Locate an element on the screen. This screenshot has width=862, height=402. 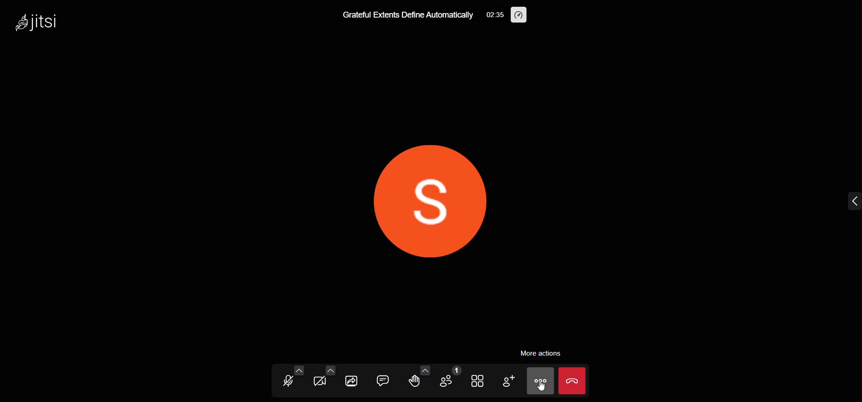
cursor is located at coordinates (539, 388).